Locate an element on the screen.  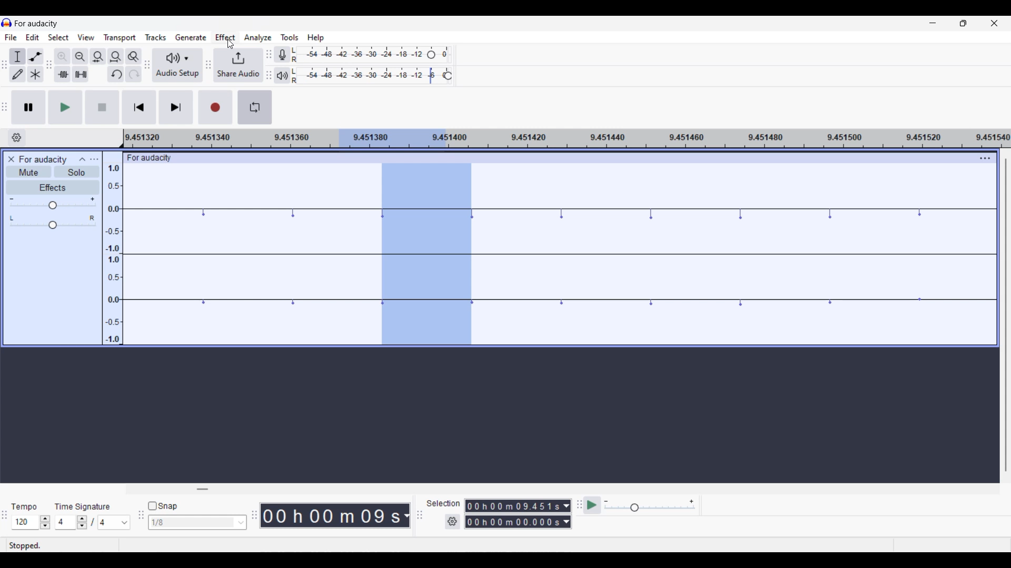
Time signature settings is located at coordinates (92, 523).